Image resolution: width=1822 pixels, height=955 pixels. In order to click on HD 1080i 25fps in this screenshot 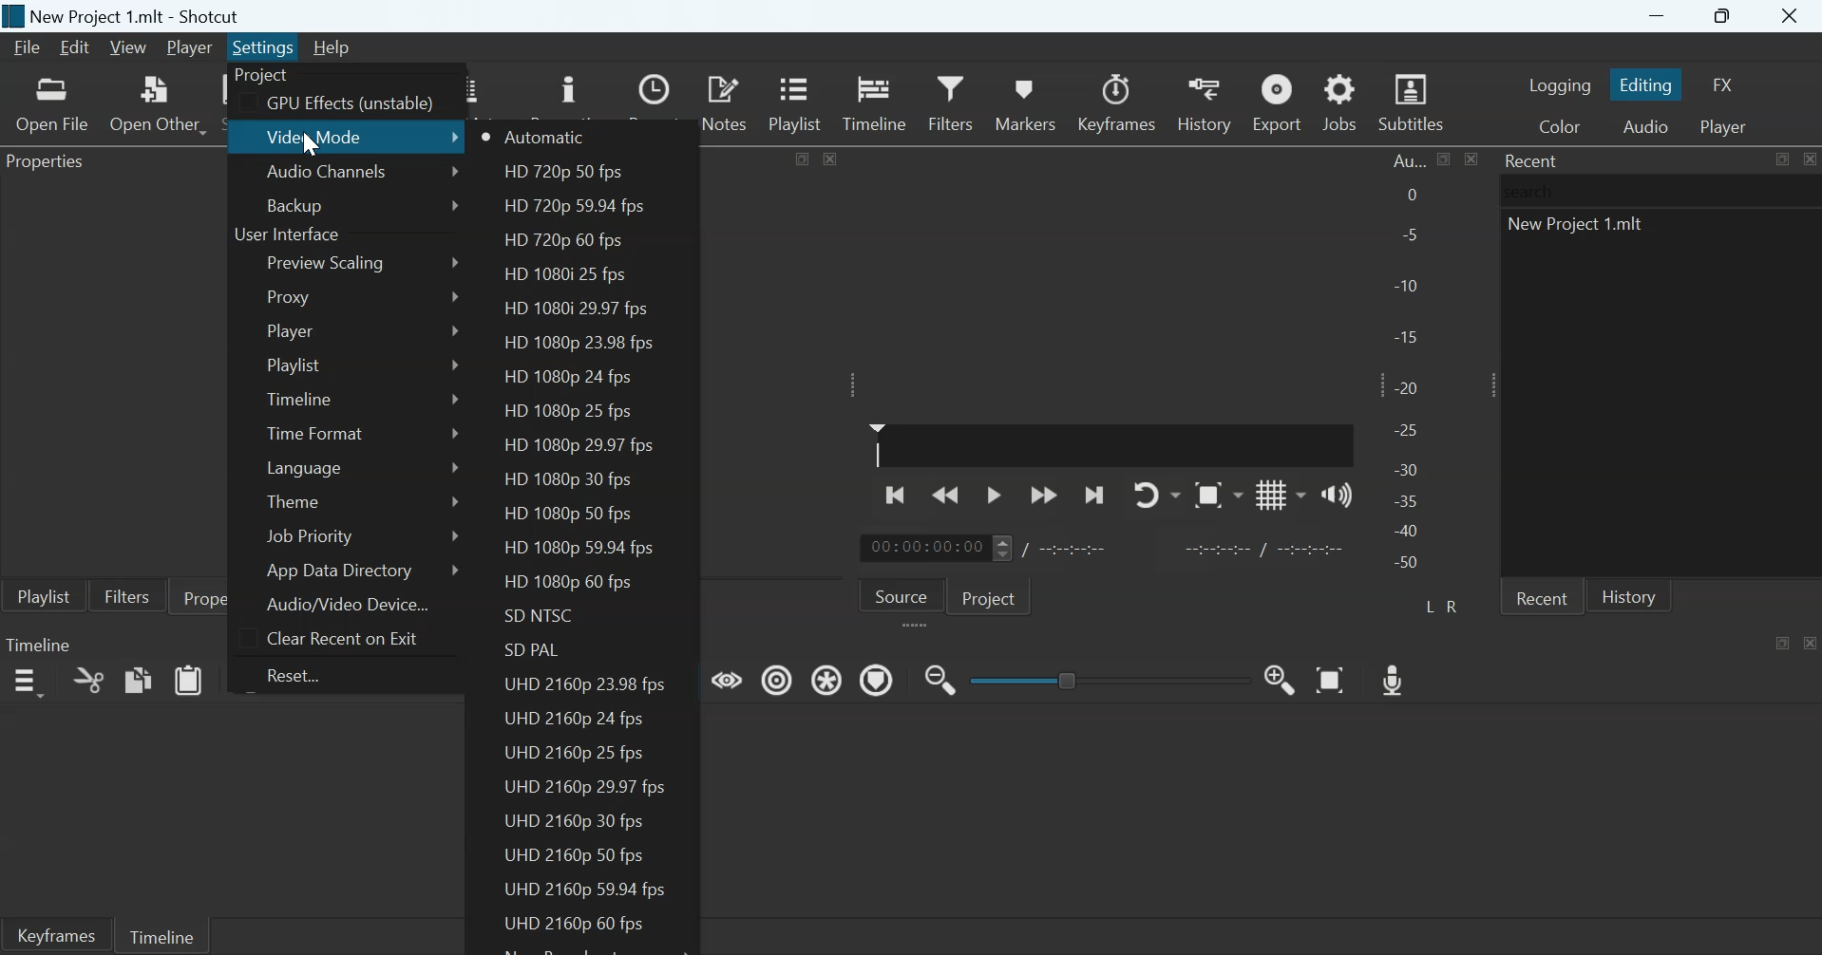, I will do `click(571, 274)`.